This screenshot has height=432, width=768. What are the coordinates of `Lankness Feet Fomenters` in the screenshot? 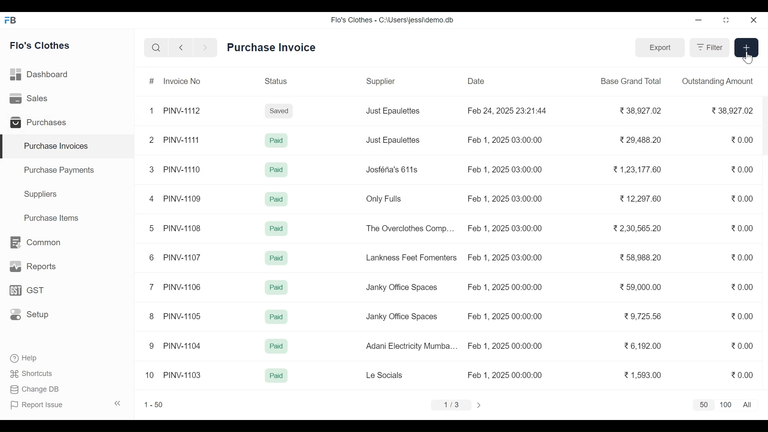 It's located at (412, 258).